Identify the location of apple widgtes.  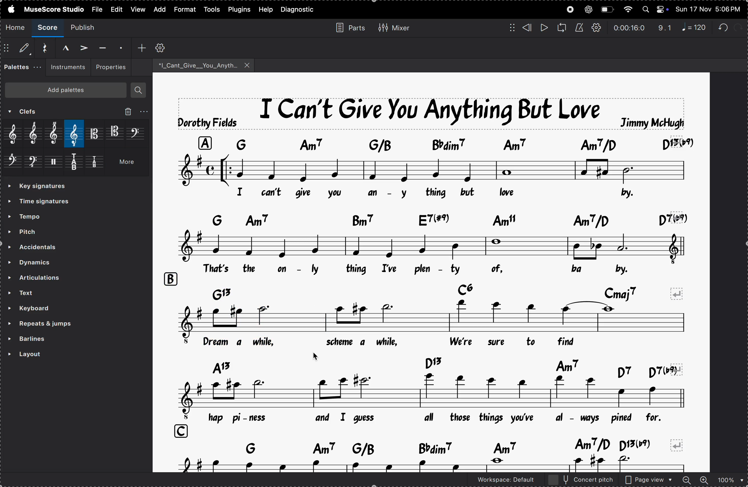
(656, 9).